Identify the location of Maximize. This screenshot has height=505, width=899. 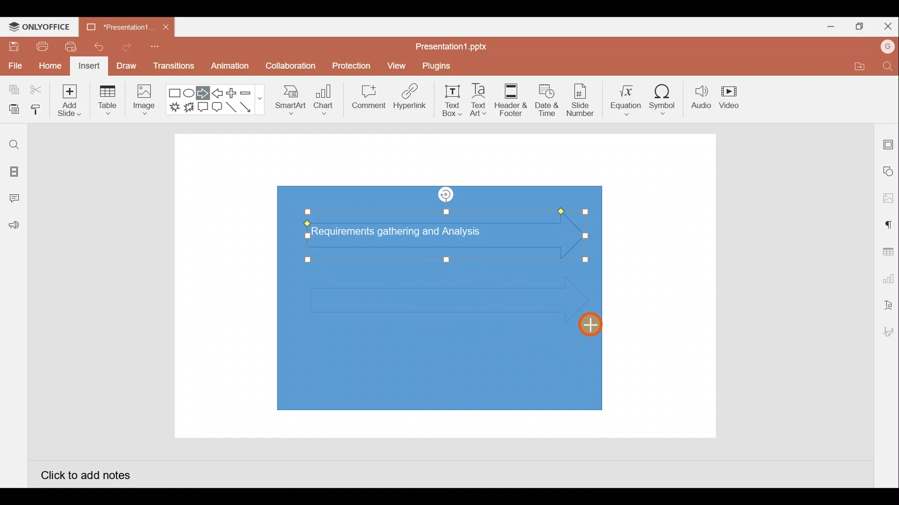
(857, 27).